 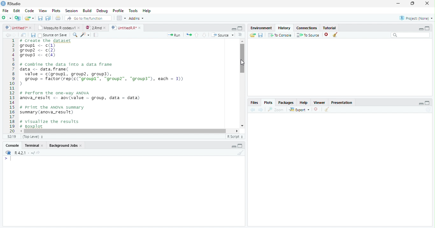 What do you see at coordinates (316, 110) in the screenshot?
I see `Delete` at bounding box center [316, 110].